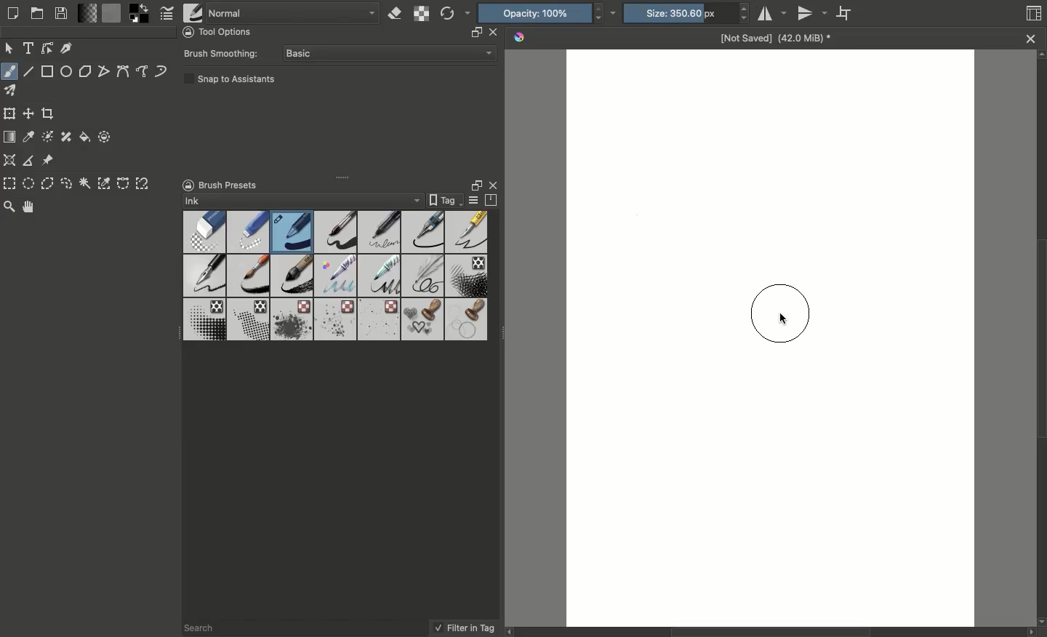  What do you see at coordinates (346, 176) in the screenshot?
I see `Drag` at bounding box center [346, 176].